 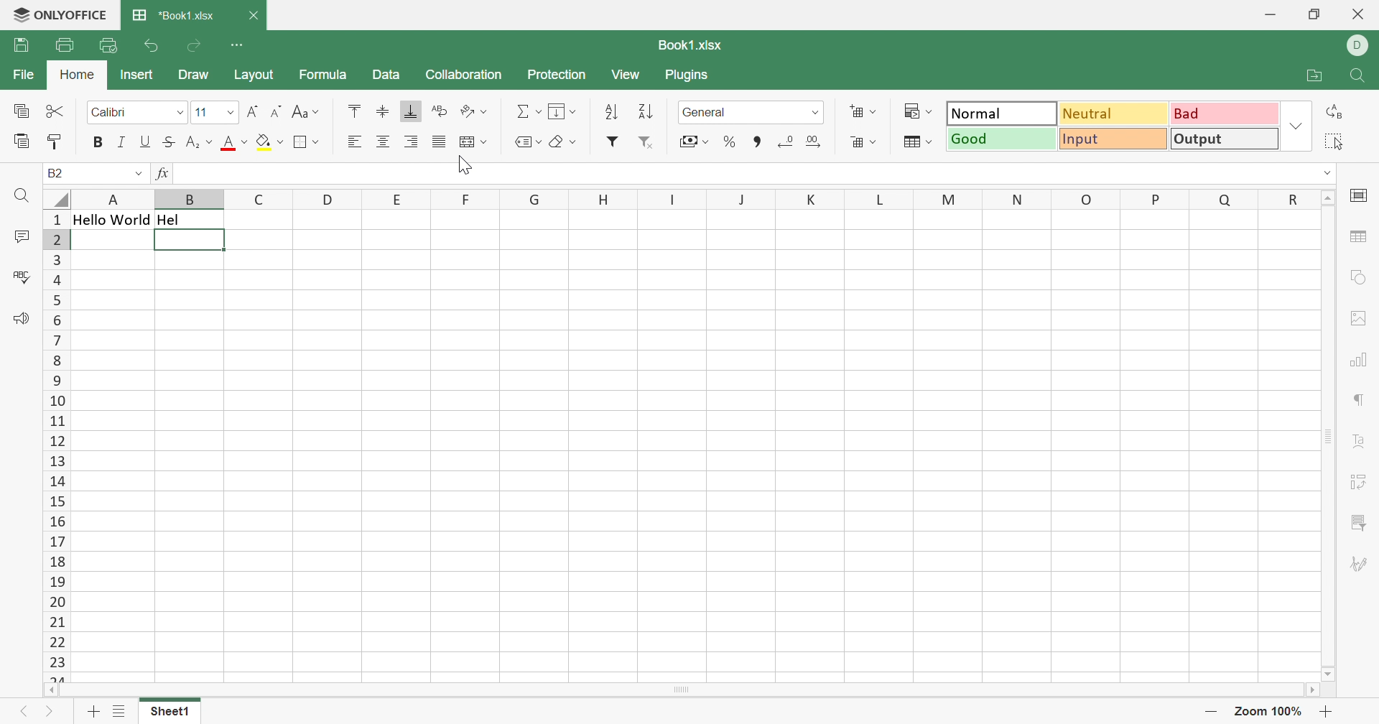 I want to click on Strilethrough, so click(x=167, y=141).